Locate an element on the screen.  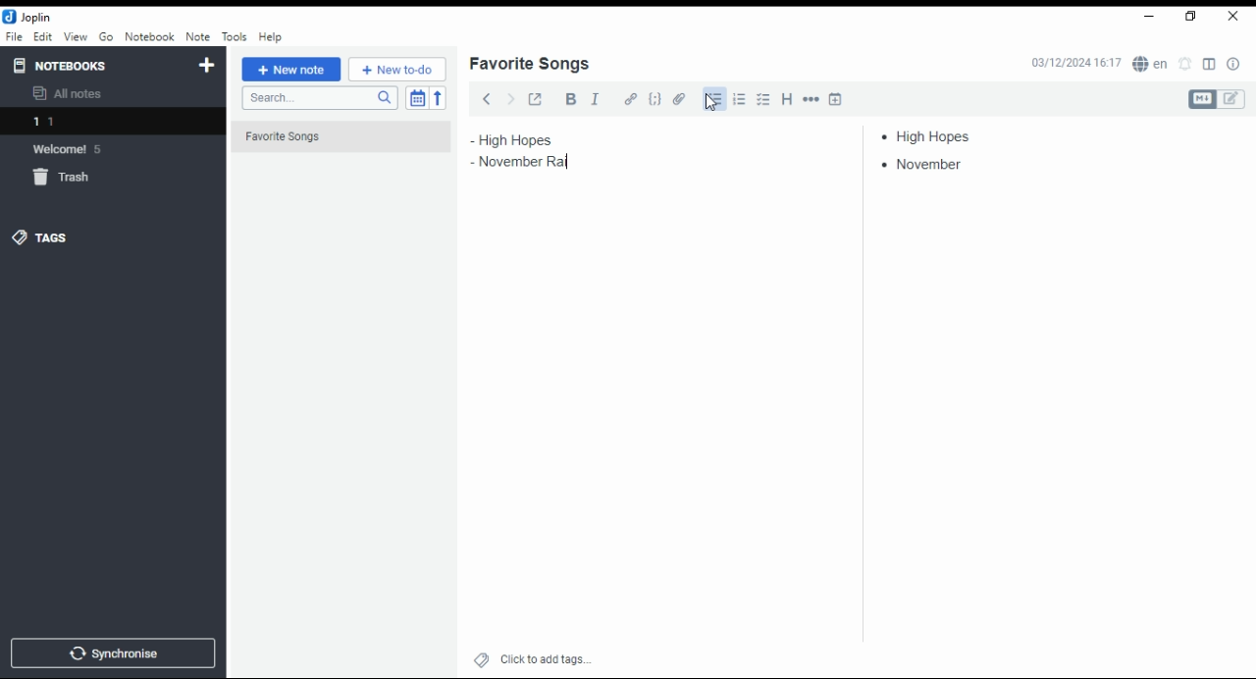
view is located at coordinates (76, 37).